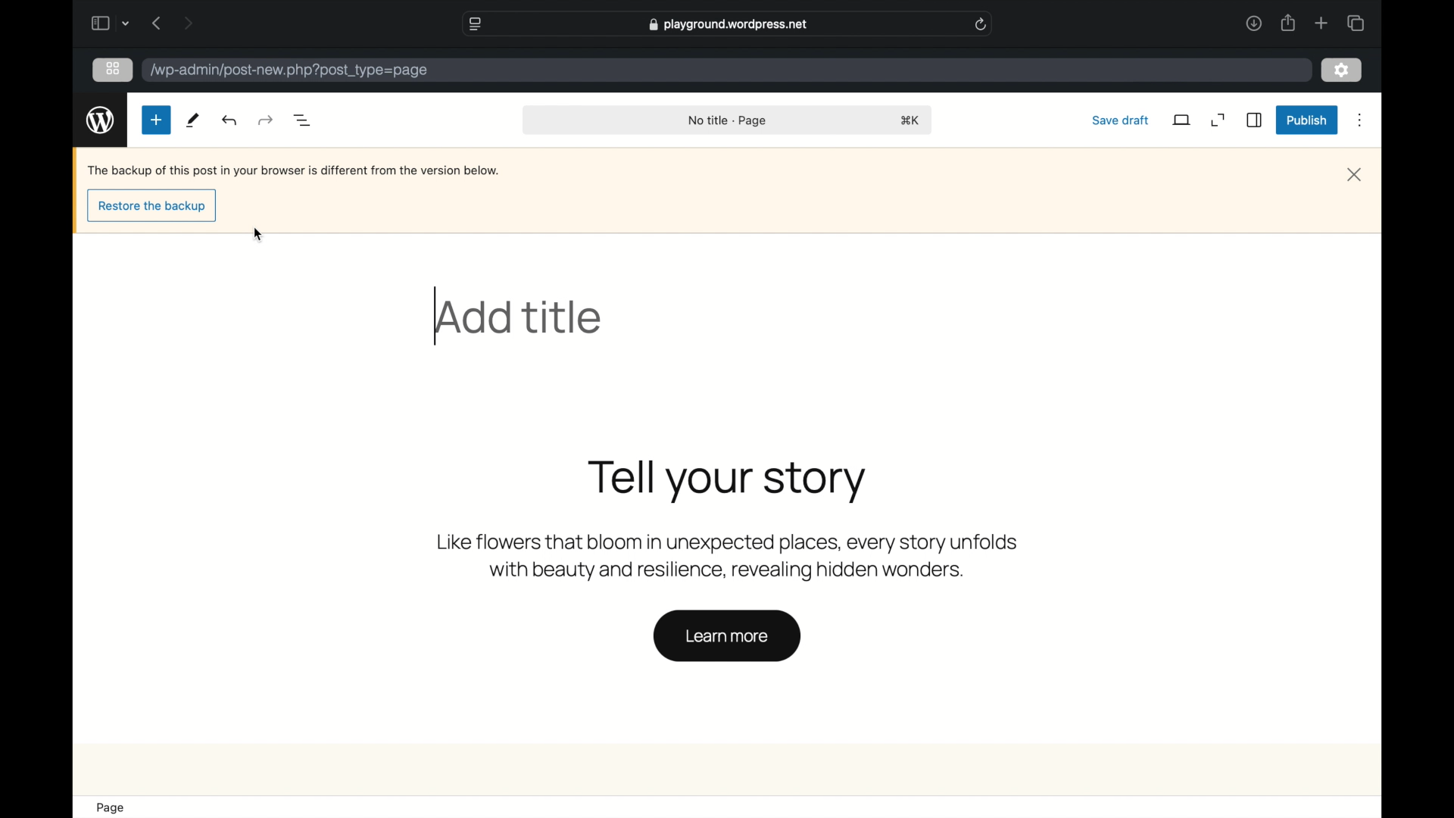 This screenshot has width=1454, height=818. Describe the element at coordinates (521, 317) in the screenshot. I see `add title` at that location.